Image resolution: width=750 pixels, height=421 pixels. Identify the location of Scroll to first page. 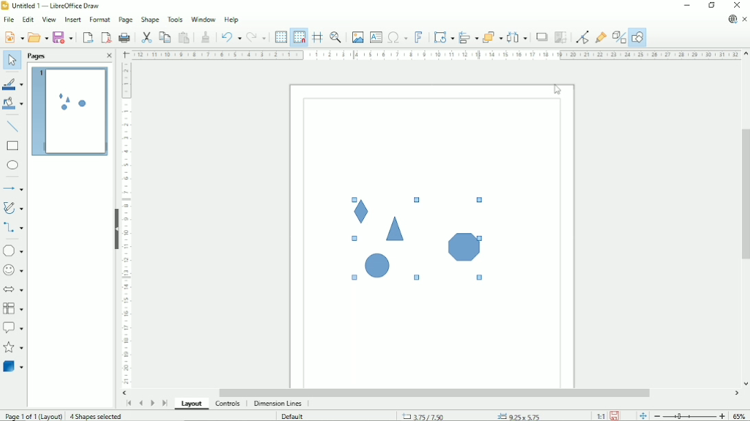
(128, 403).